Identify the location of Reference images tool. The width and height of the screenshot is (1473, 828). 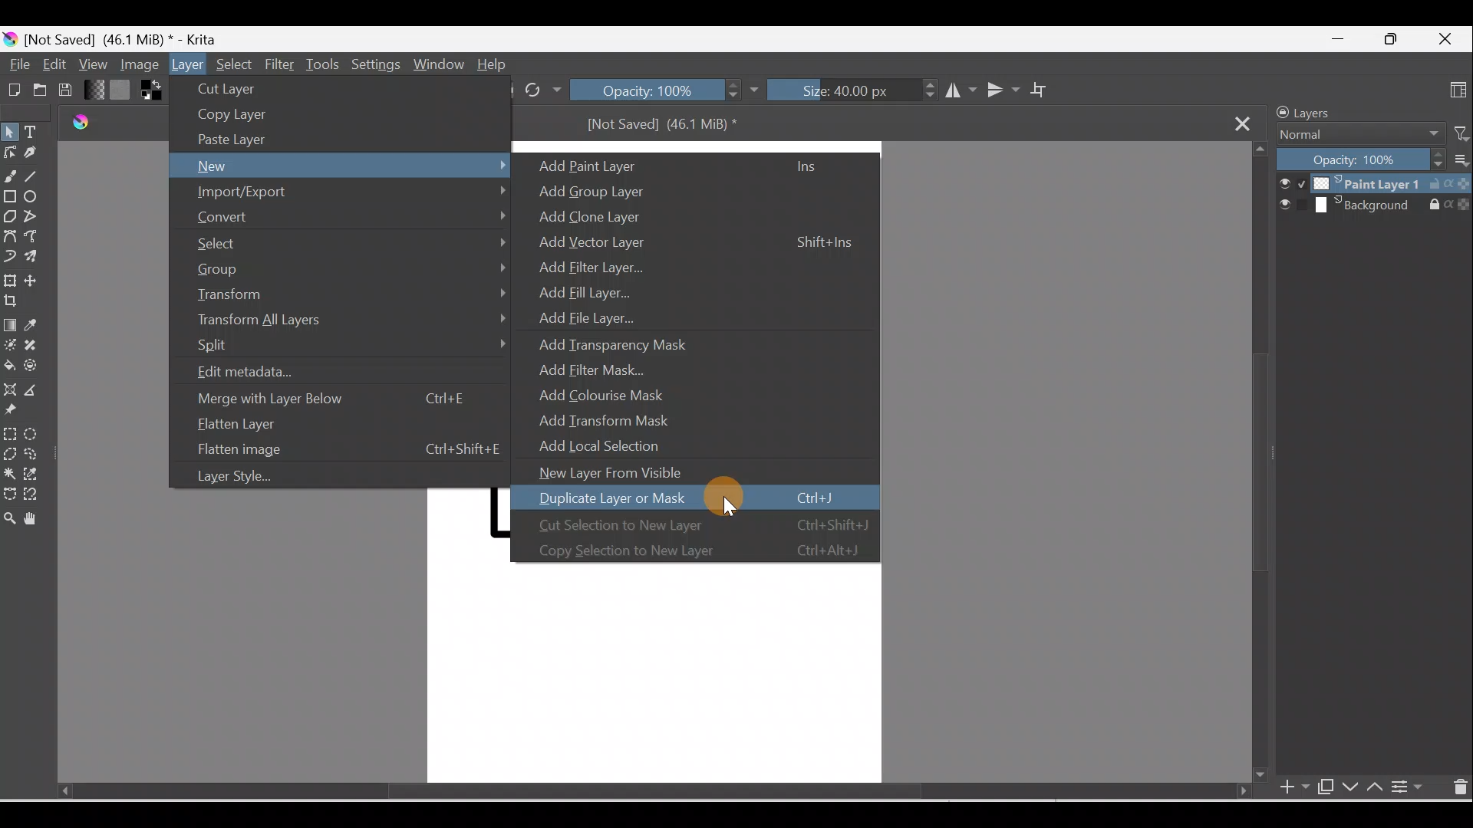
(14, 412).